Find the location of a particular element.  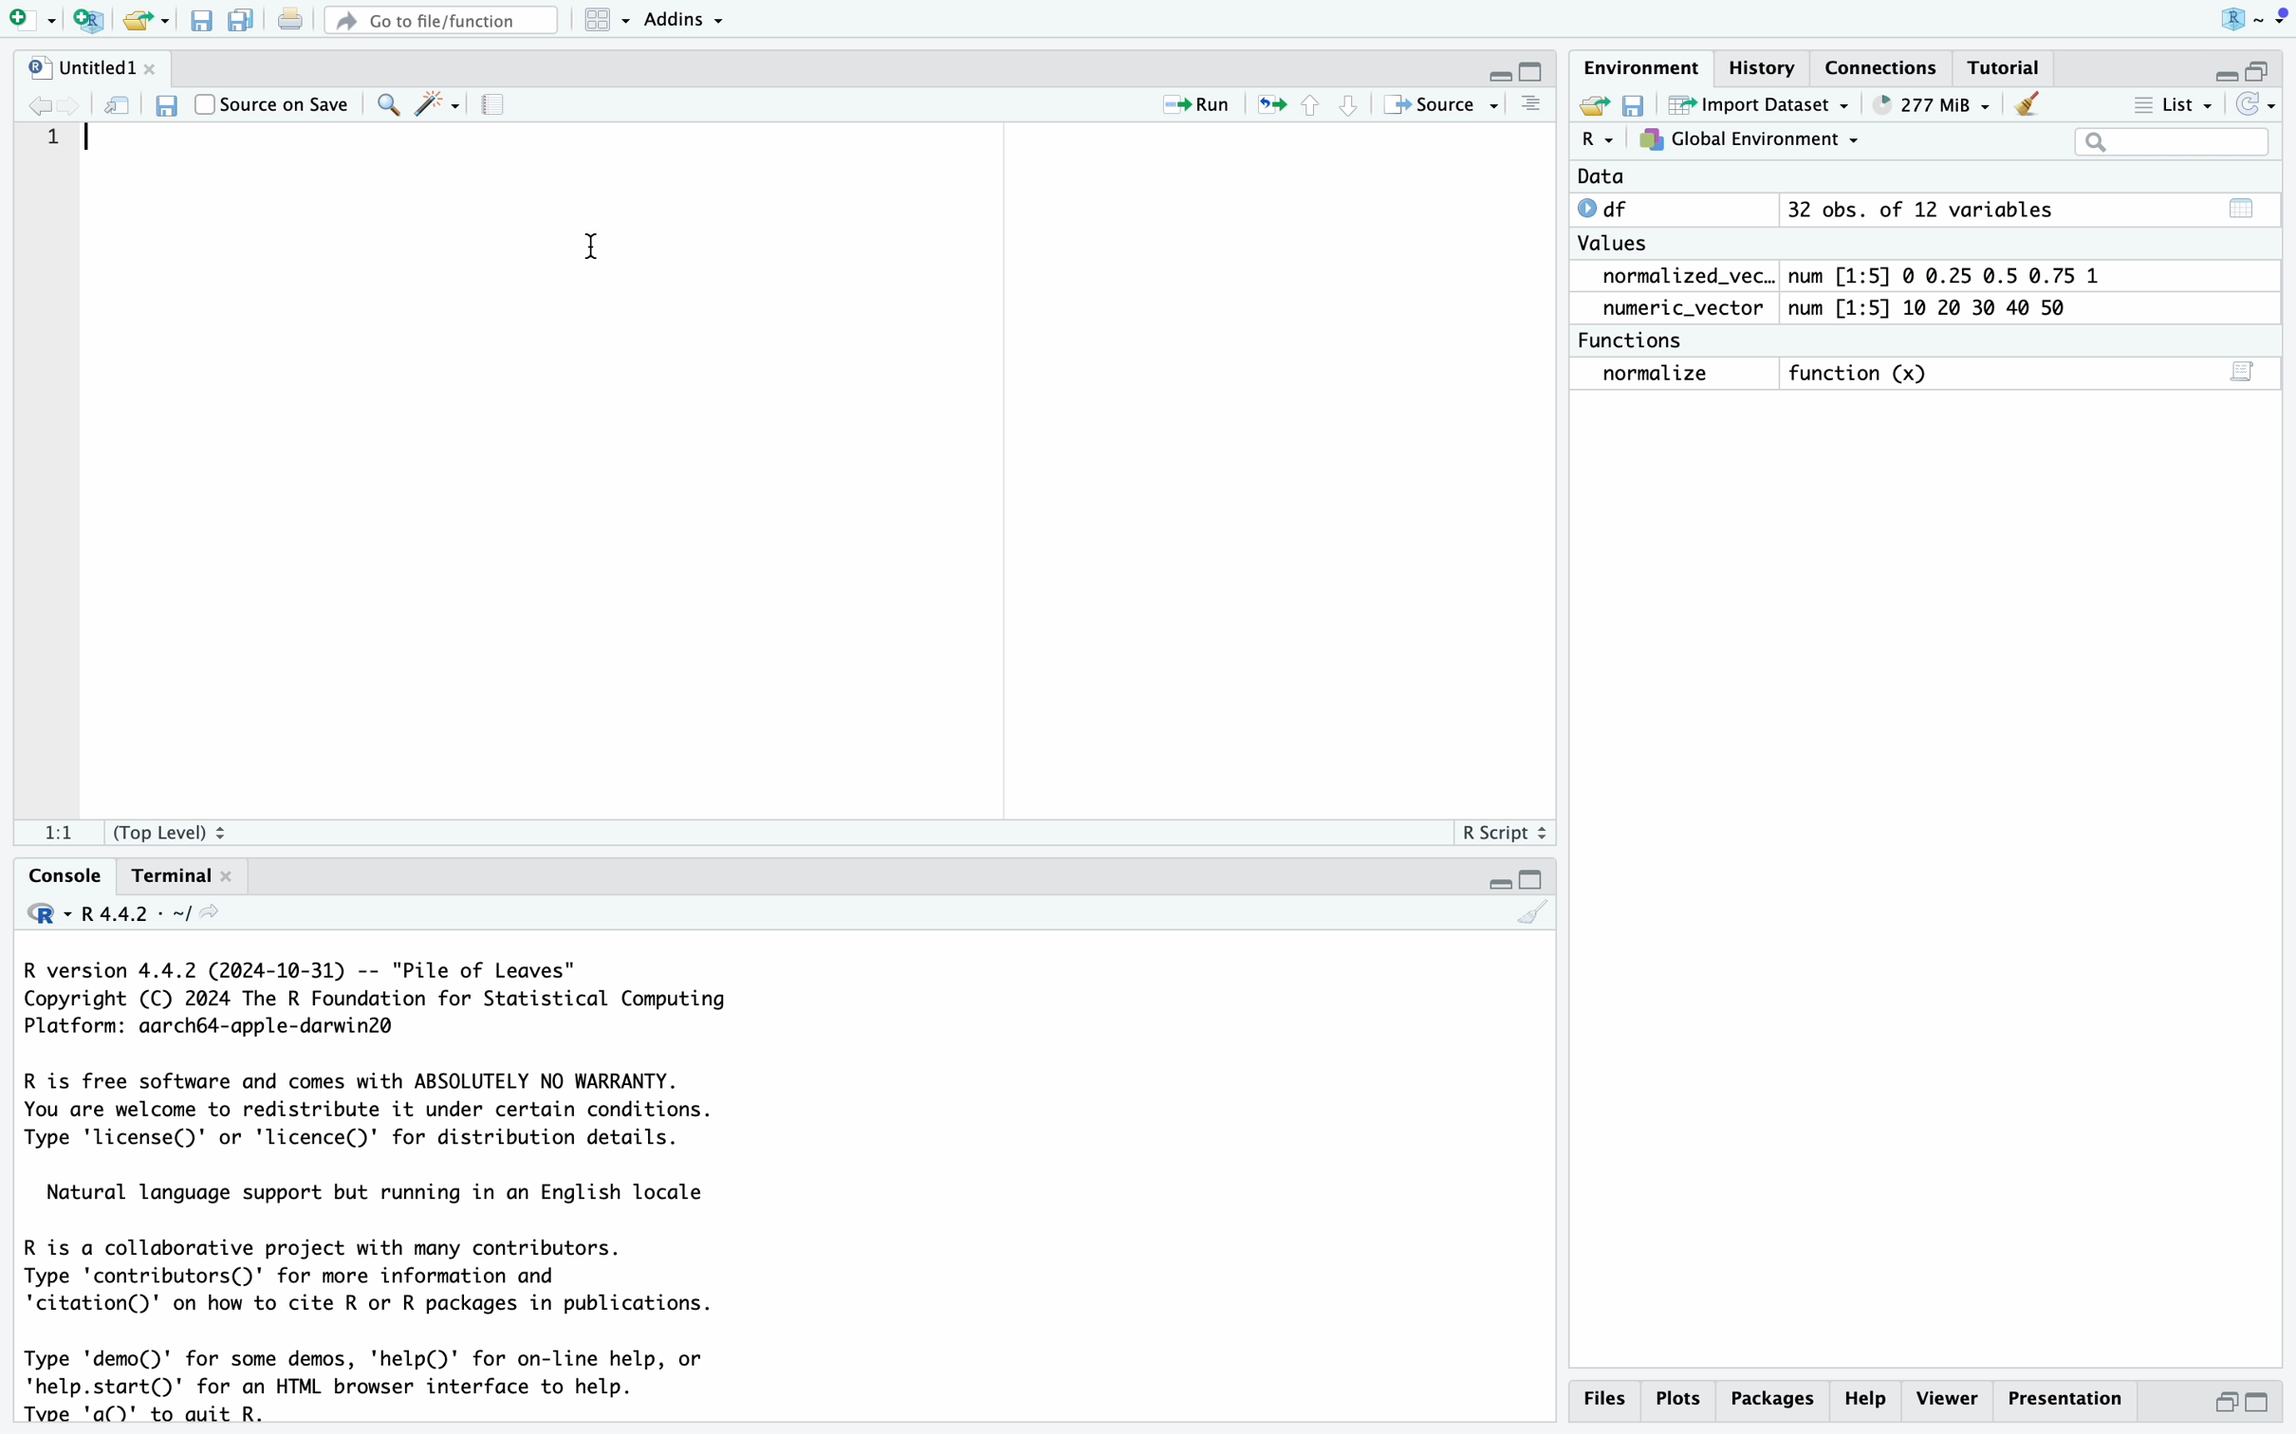

Environment is located at coordinates (1639, 69).